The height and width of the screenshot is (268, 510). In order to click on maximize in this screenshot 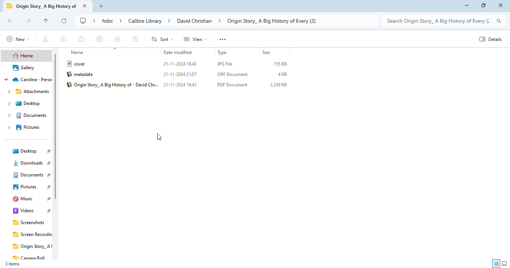, I will do `click(483, 6)`.